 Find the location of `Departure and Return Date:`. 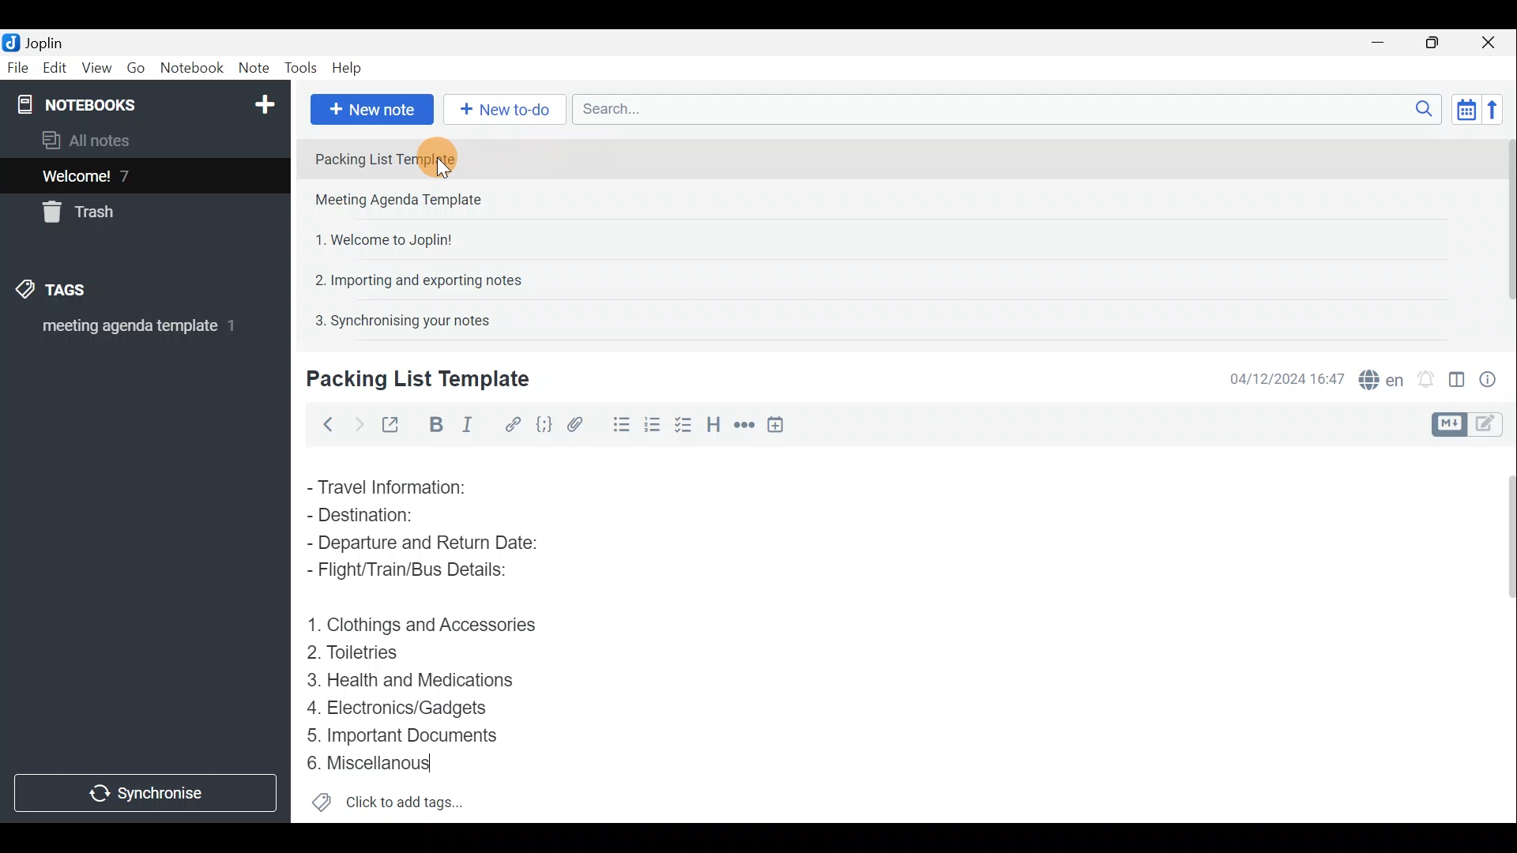

Departure and Return Date: is located at coordinates (424, 545).